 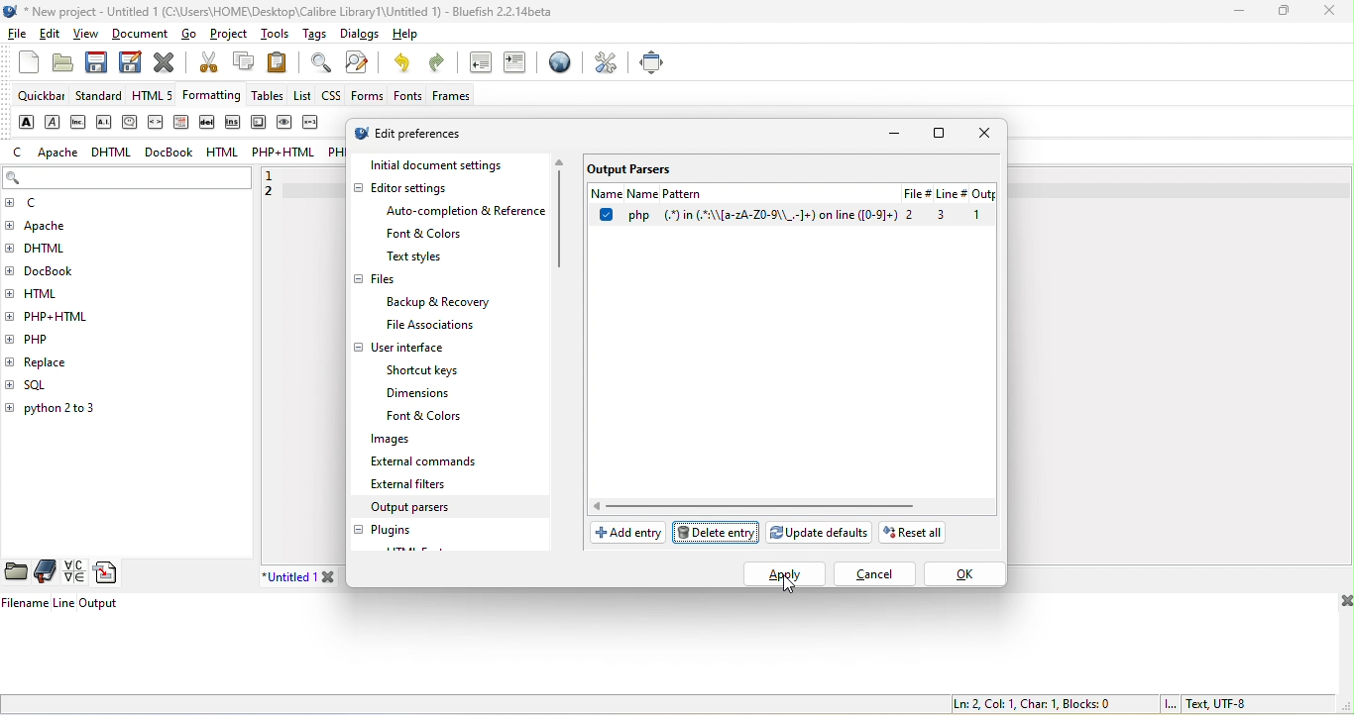 I want to click on font & colors, so click(x=428, y=235).